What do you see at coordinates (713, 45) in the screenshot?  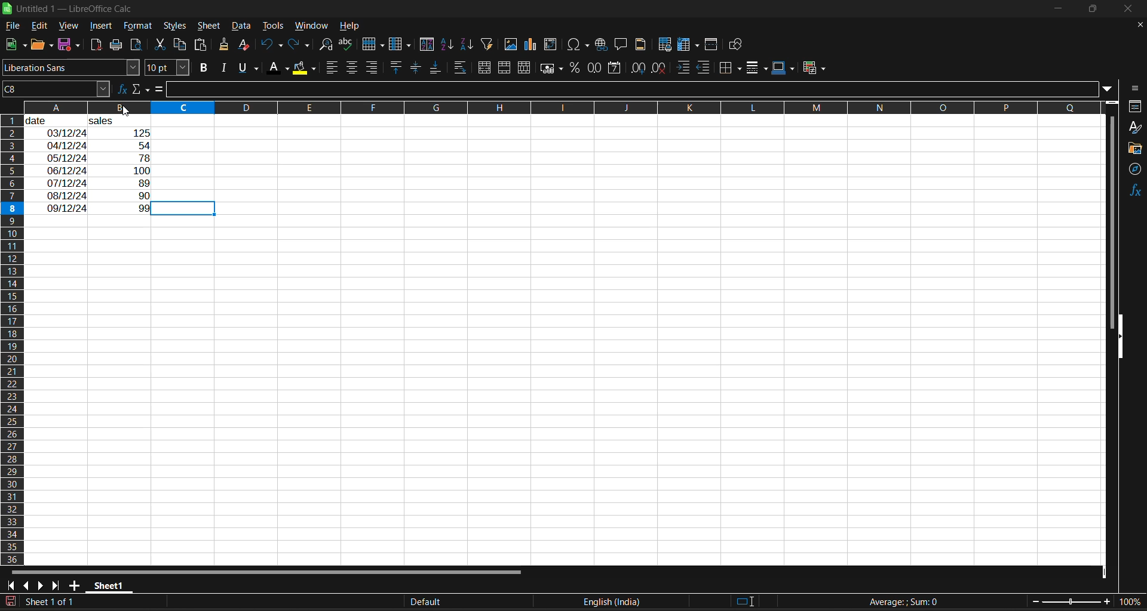 I see `split window` at bounding box center [713, 45].